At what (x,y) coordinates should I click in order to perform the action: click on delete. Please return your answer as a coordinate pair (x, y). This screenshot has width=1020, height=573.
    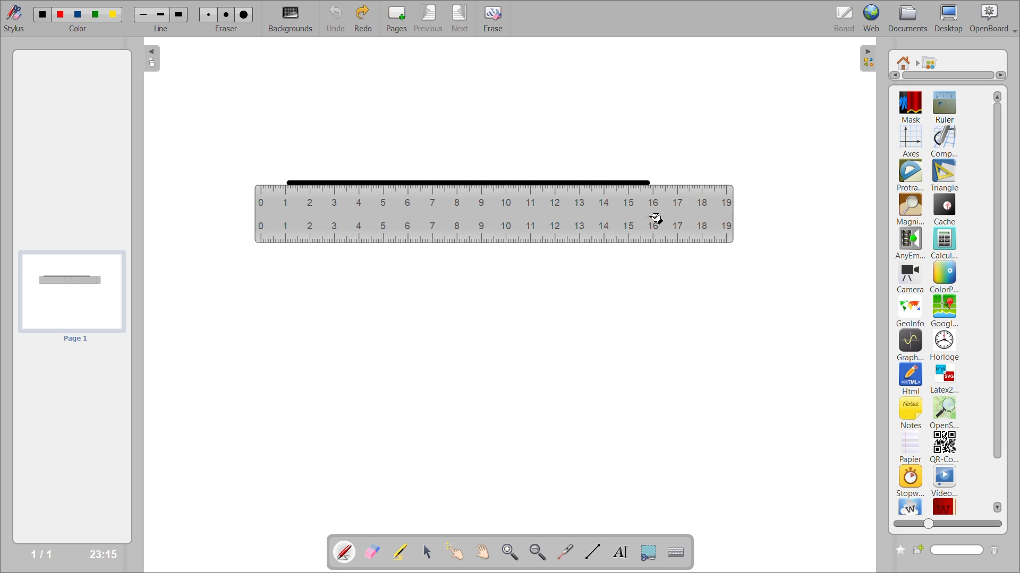
    Looking at the image, I should click on (994, 550).